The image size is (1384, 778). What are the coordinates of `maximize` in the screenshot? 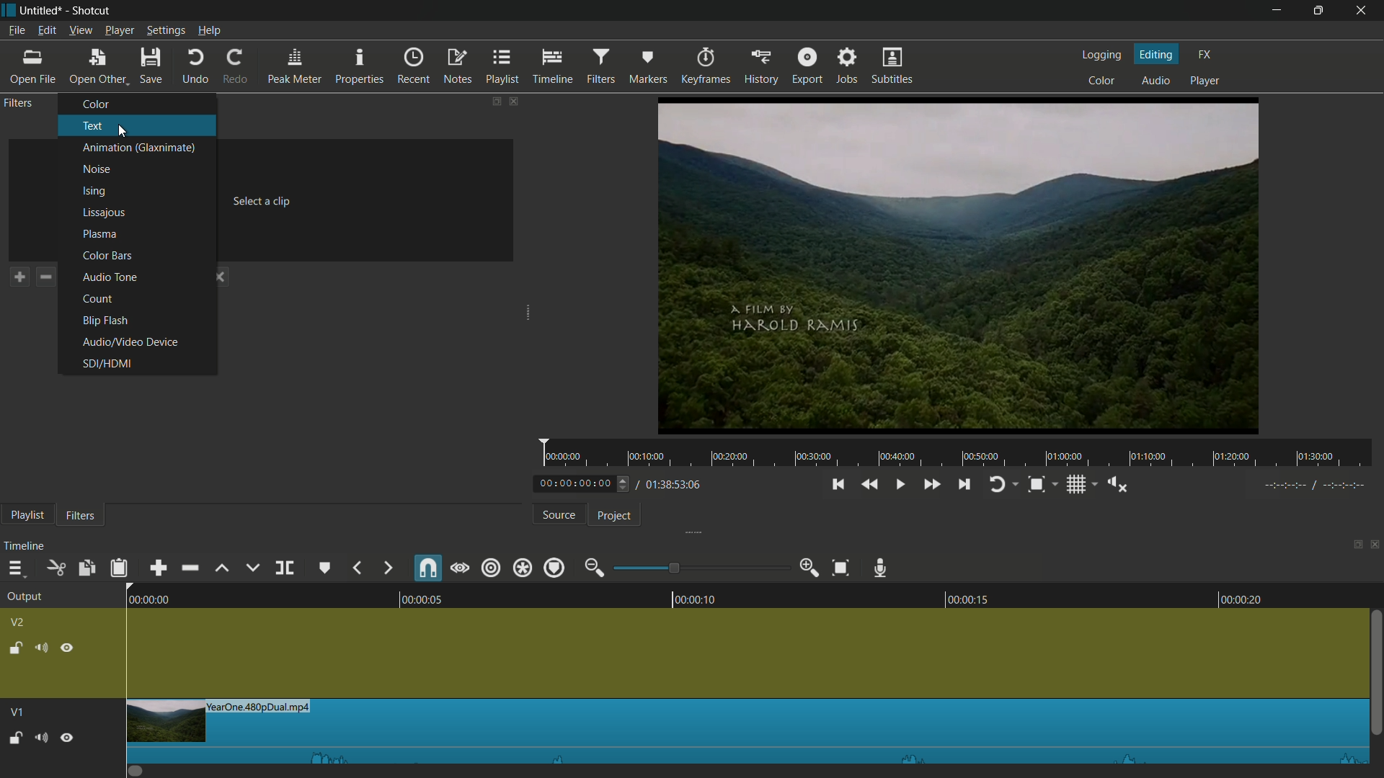 It's located at (1318, 11).